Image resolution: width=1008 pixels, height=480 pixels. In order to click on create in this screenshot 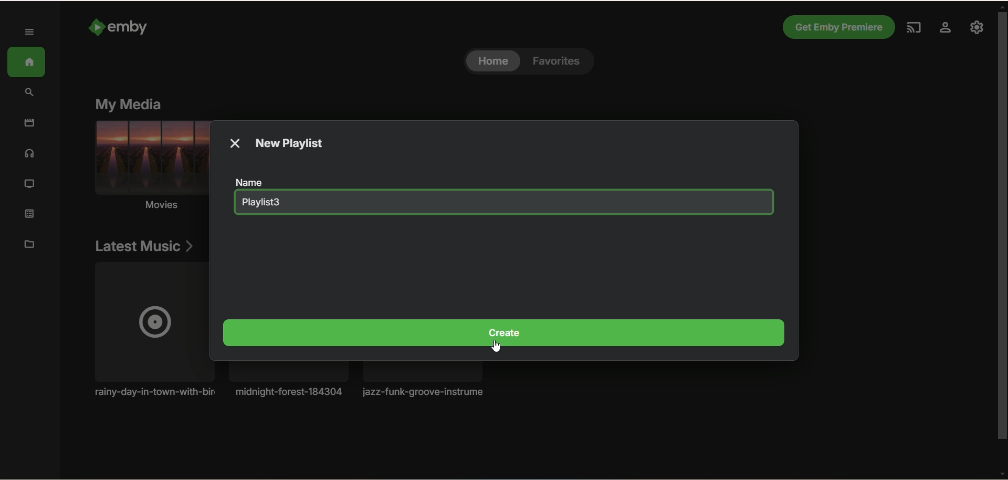, I will do `click(505, 332)`.